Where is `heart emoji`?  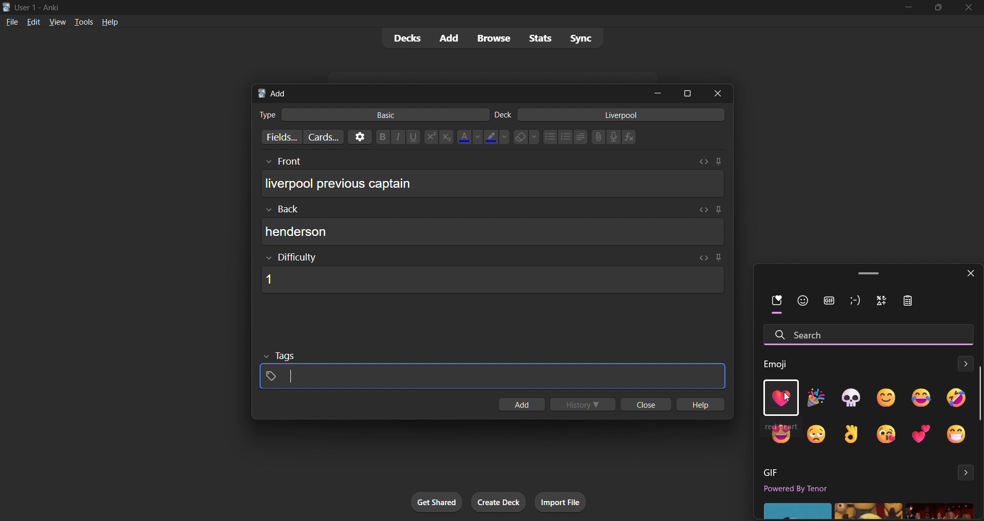 heart emoji is located at coordinates (779, 399).